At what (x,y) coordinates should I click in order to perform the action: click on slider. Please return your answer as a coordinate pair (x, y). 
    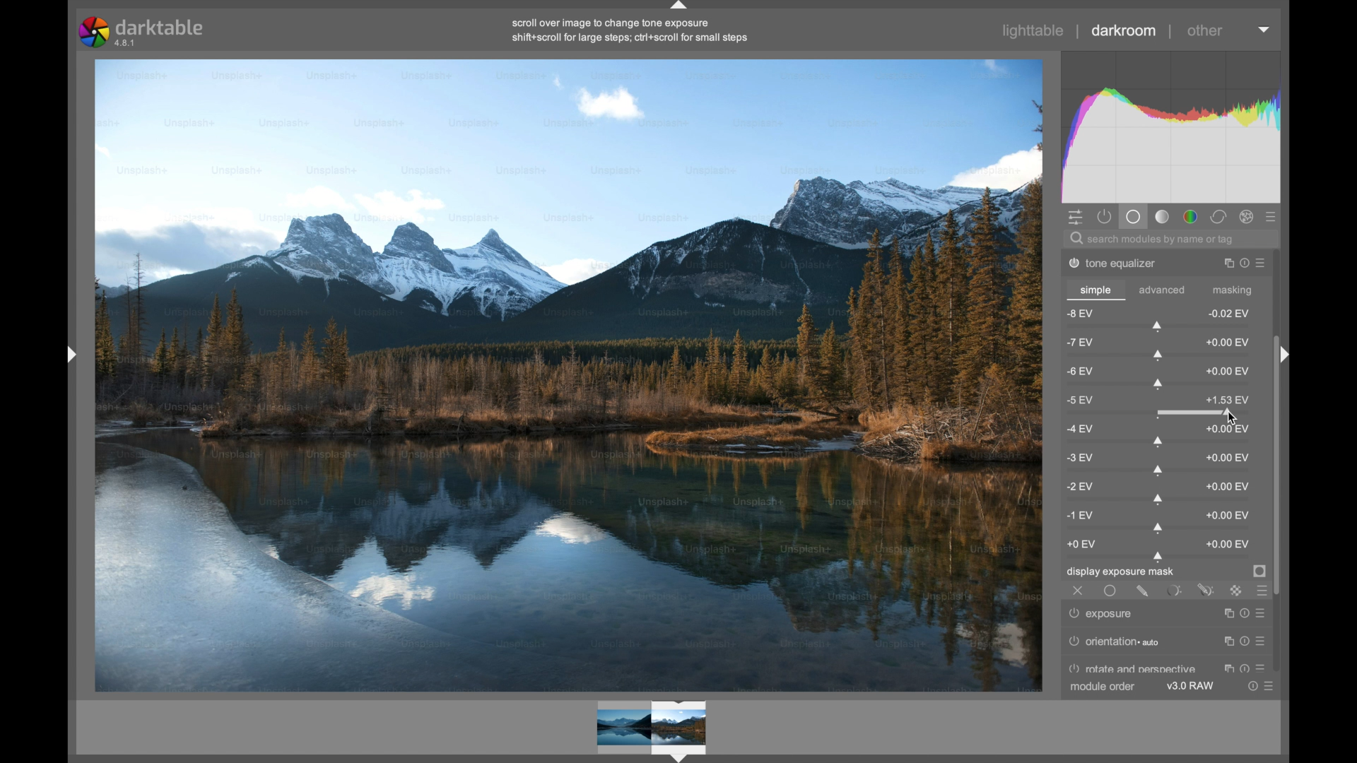
    Looking at the image, I should click on (1157, 555).